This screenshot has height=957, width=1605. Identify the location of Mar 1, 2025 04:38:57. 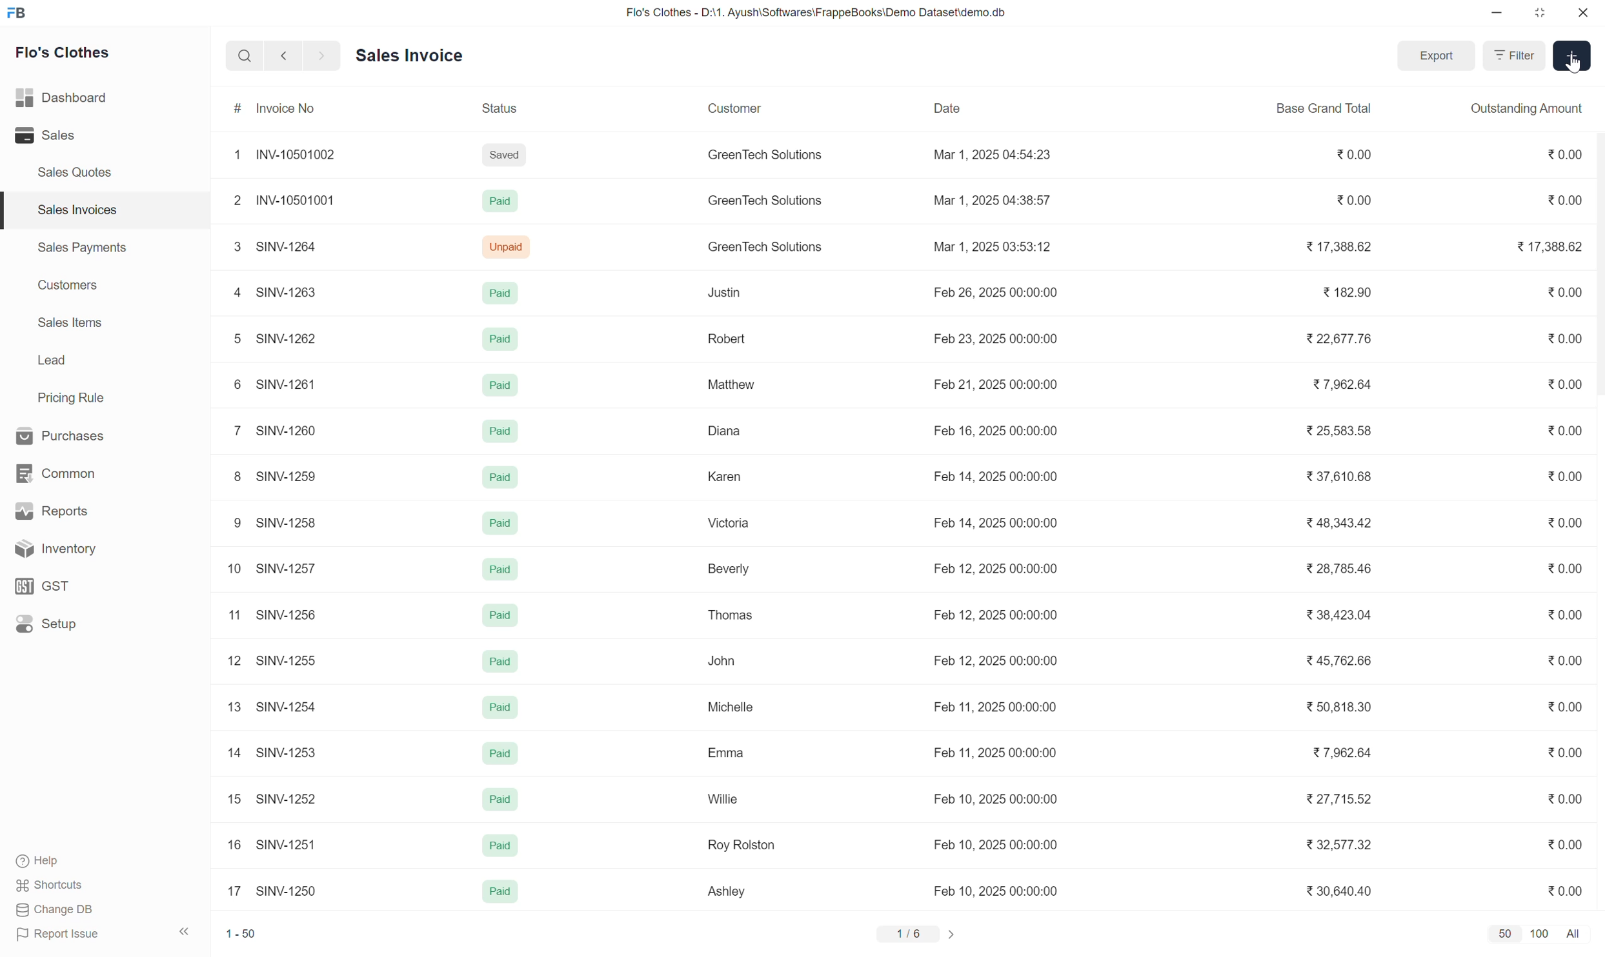
(996, 202).